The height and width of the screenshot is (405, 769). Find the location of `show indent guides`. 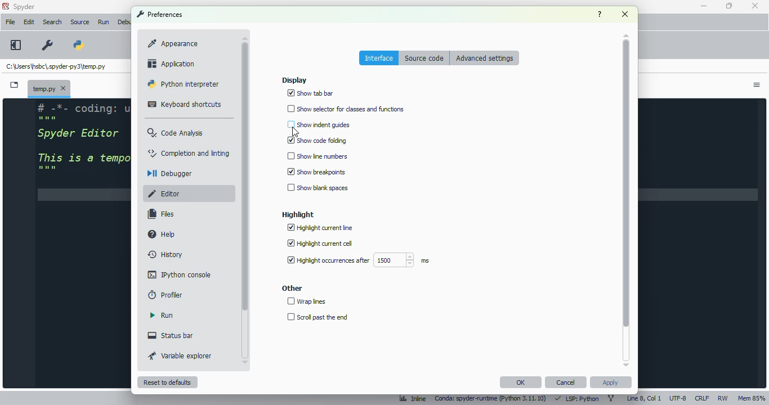

show indent guides is located at coordinates (319, 124).